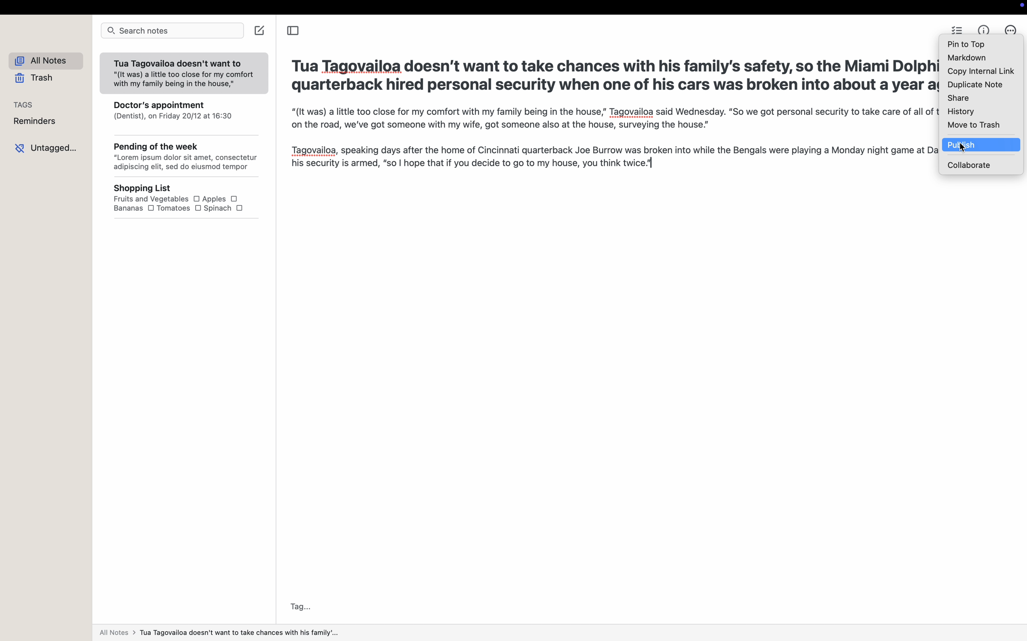 The image size is (1027, 641). What do you see at coordinates (261, 30) in the screenshot?
I see `create note` at bounding box center [261, 30].